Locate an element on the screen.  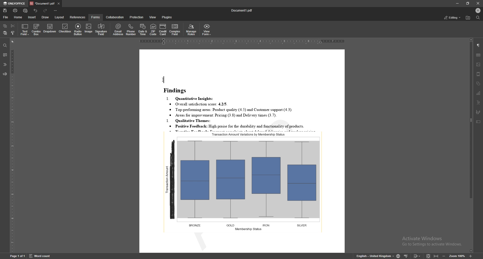
references is located at coordinates (77, 17).